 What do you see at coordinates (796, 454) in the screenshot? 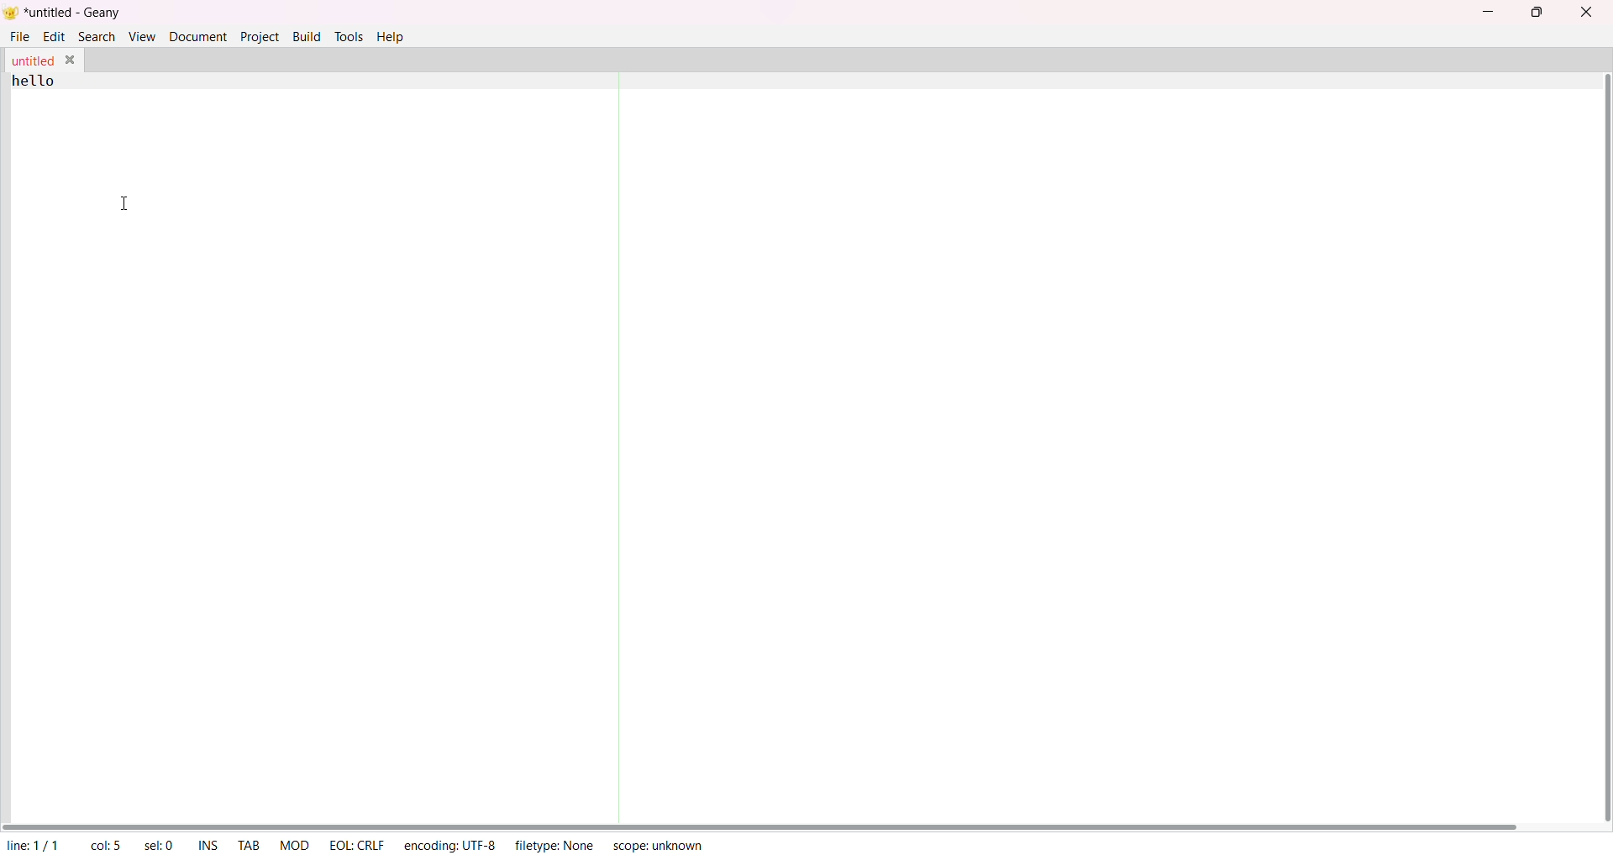
I see `text area` at bounding box center [796, 454].